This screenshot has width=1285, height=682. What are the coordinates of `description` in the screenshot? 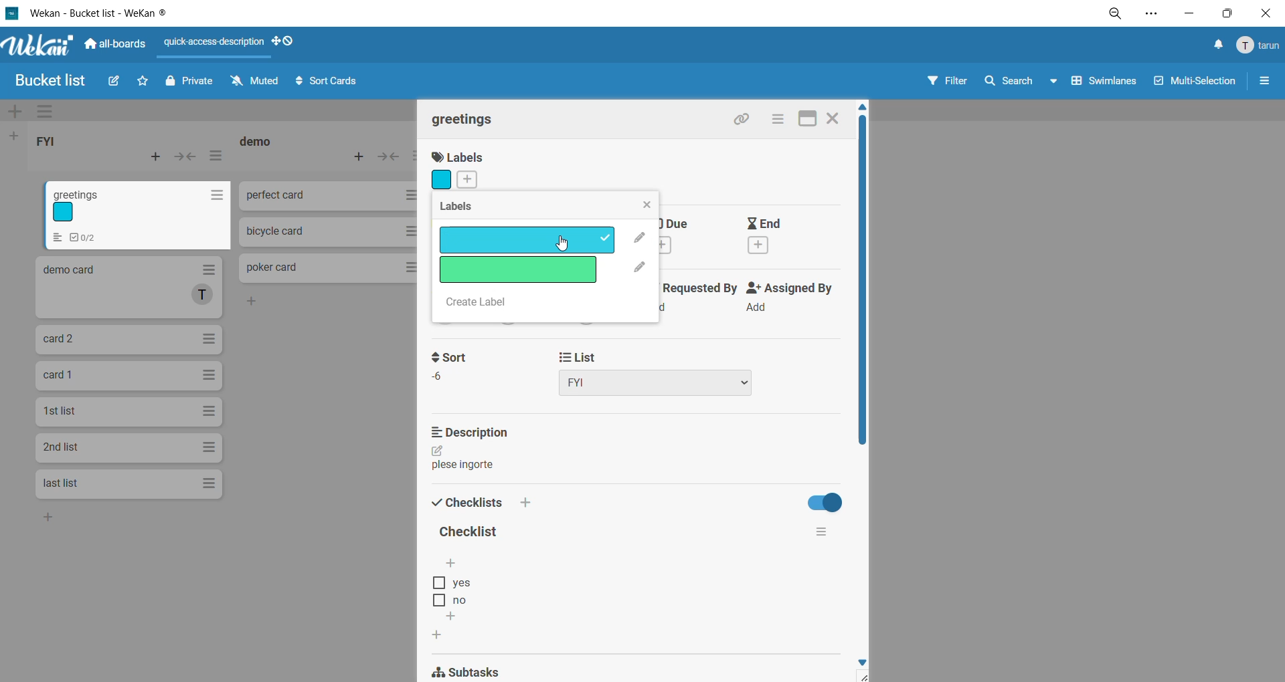 It's located at (468, 448).